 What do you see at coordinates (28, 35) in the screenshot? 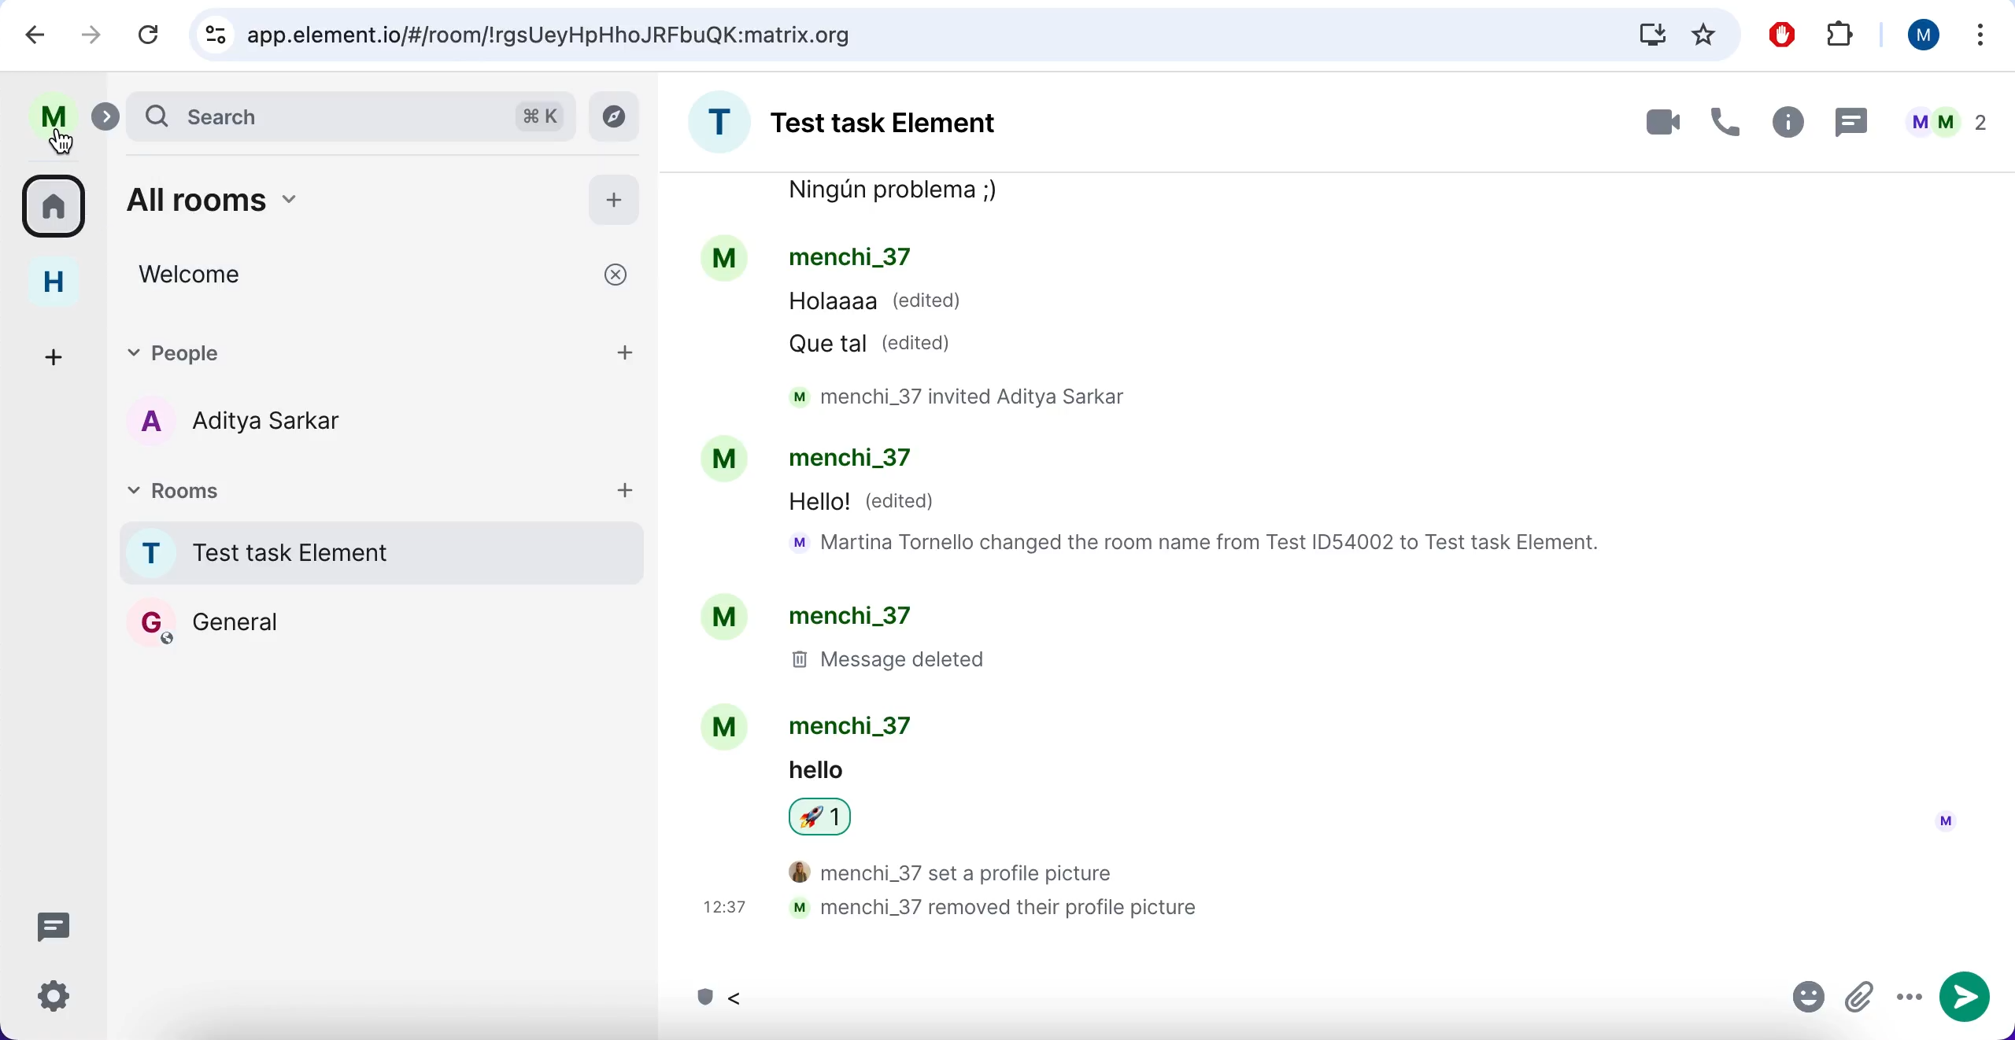
I see `backward` at bounding box center [28, 35].